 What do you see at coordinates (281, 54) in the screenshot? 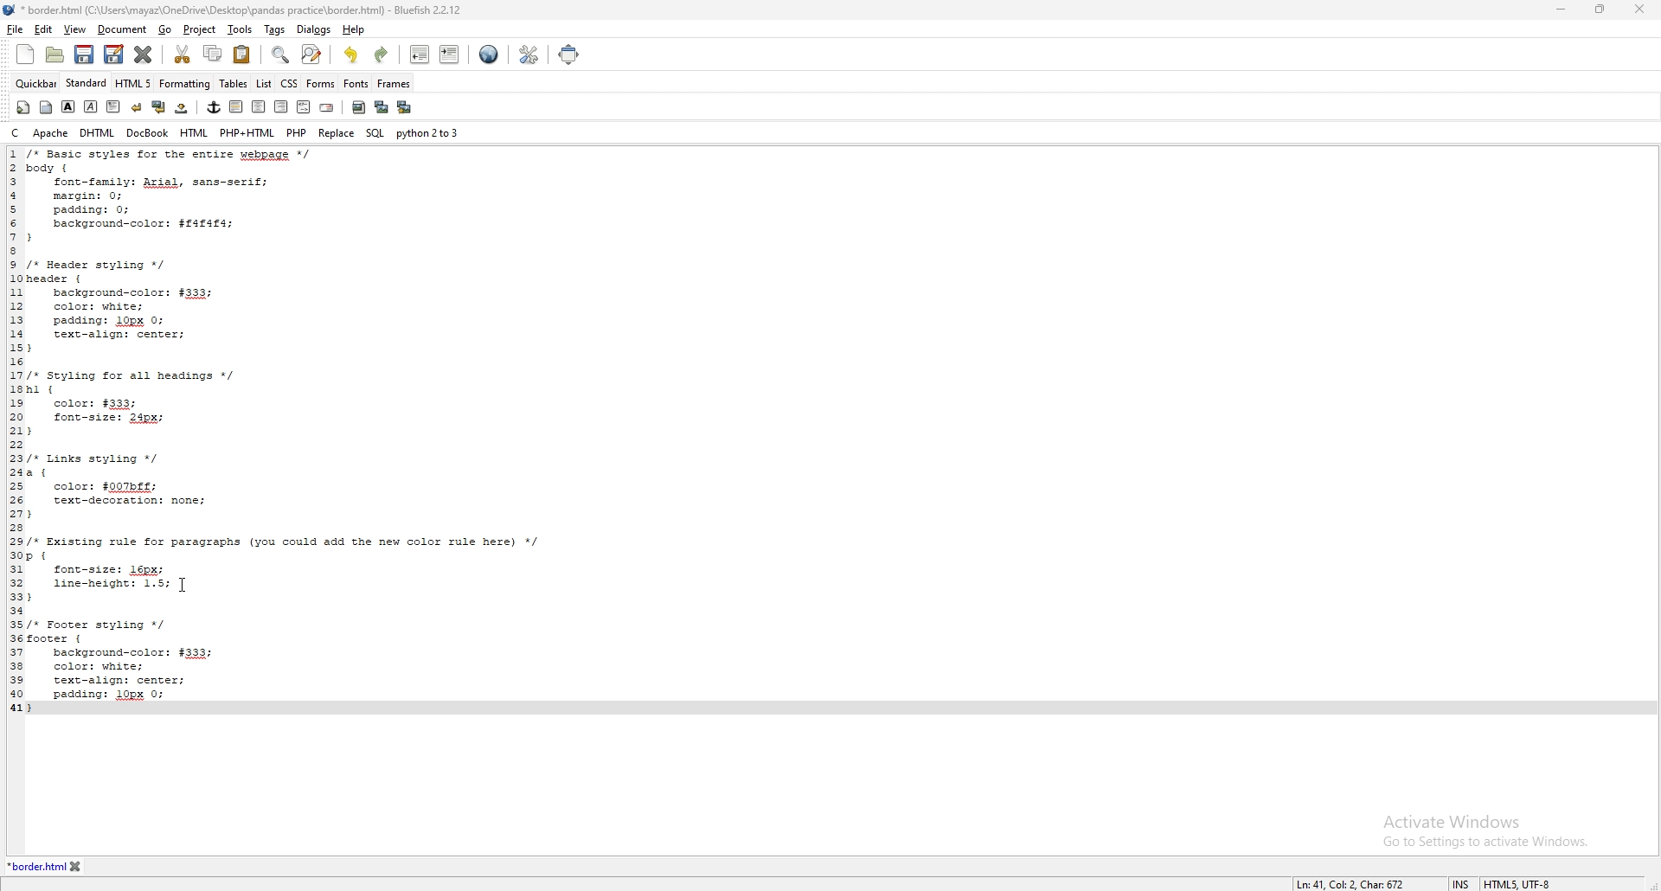
I see `find bar` at bounding box center [281, 54].